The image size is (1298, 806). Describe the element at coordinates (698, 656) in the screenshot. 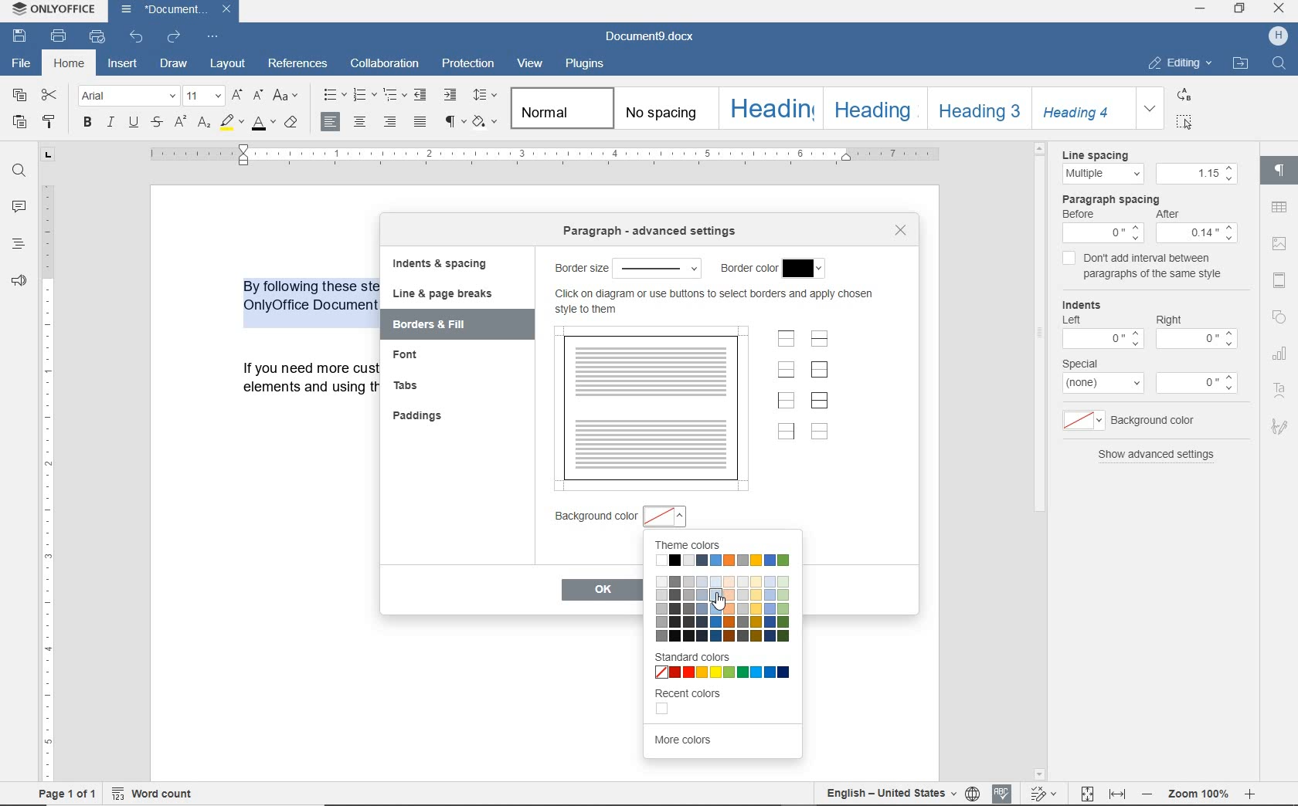

I see `standard colors` at that location.